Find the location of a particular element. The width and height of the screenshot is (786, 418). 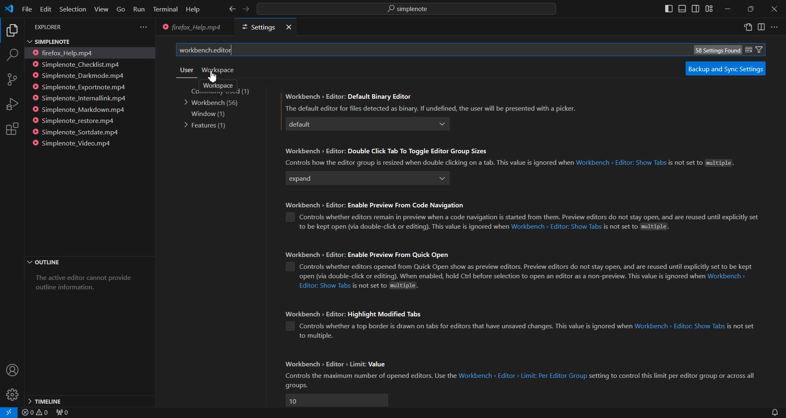

Controls how the editor group is resized when double clicking on a tab. This value is ignored when is located at coordinates (427, 163).